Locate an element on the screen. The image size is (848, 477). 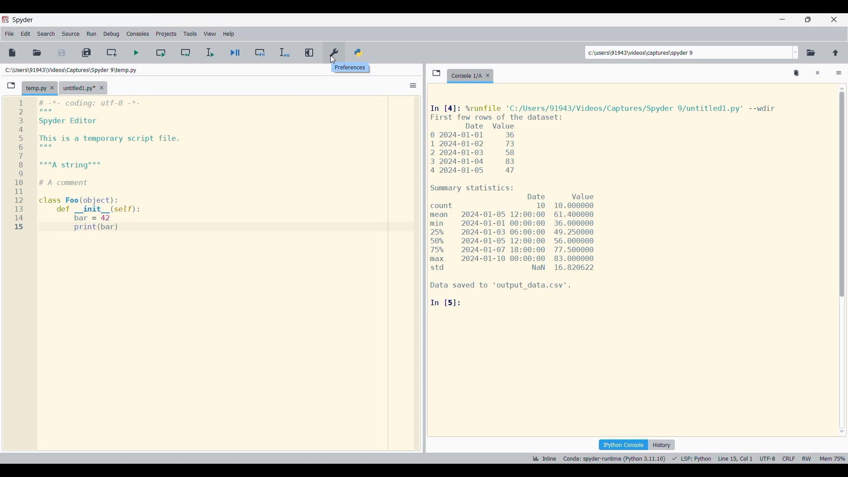
Software logo is located at coordinates (6, 19).